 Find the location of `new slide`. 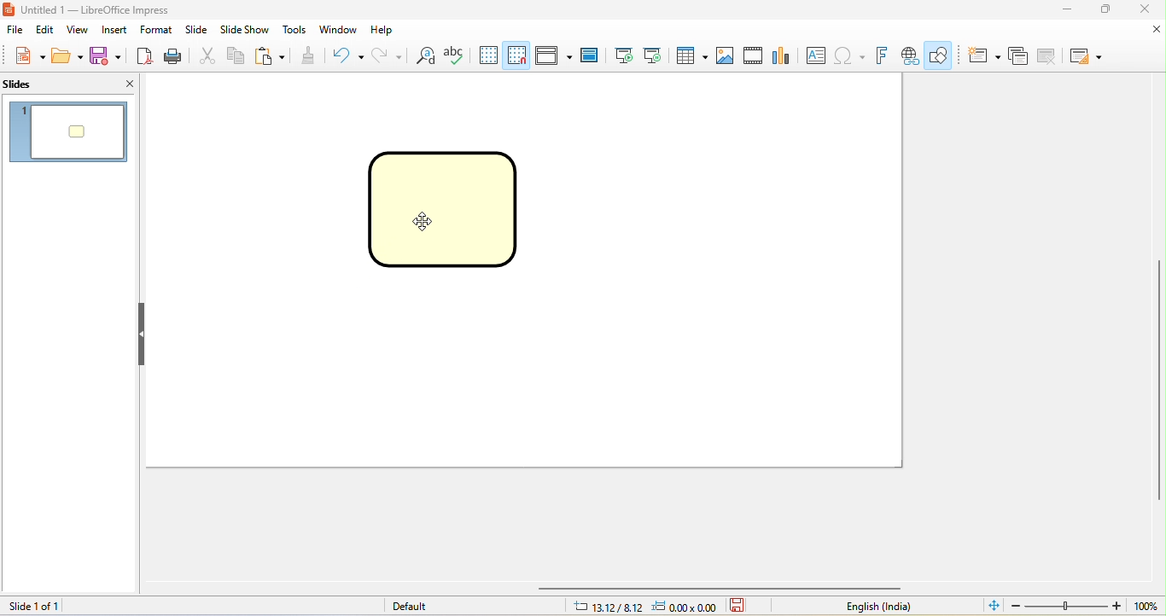

new slide is located at coordinates (984, 55).